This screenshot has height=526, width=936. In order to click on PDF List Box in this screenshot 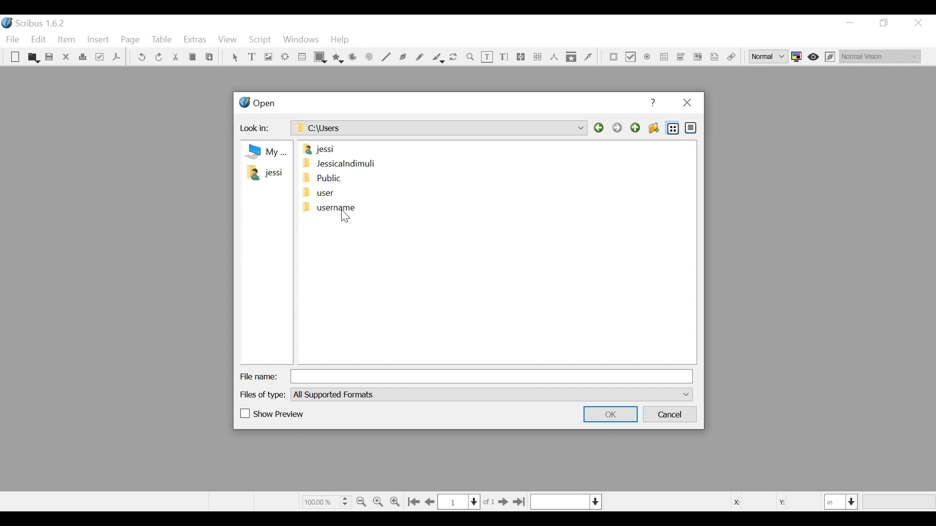, I will do `click(681, 57)`.